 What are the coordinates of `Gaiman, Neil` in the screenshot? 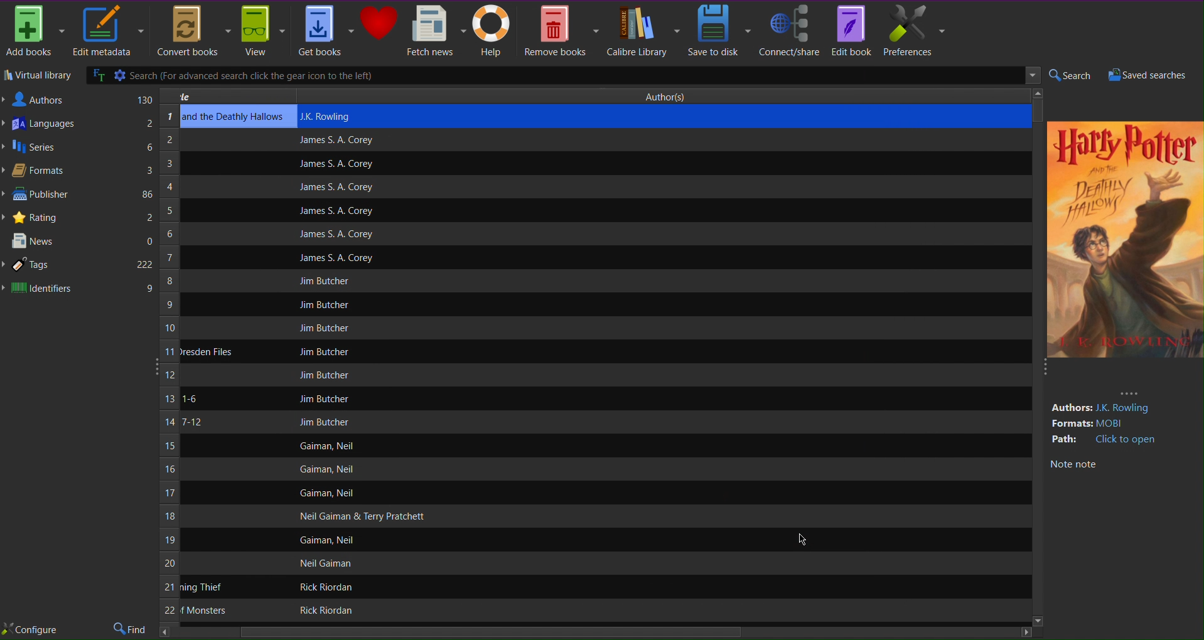 It's located at (328, 493).